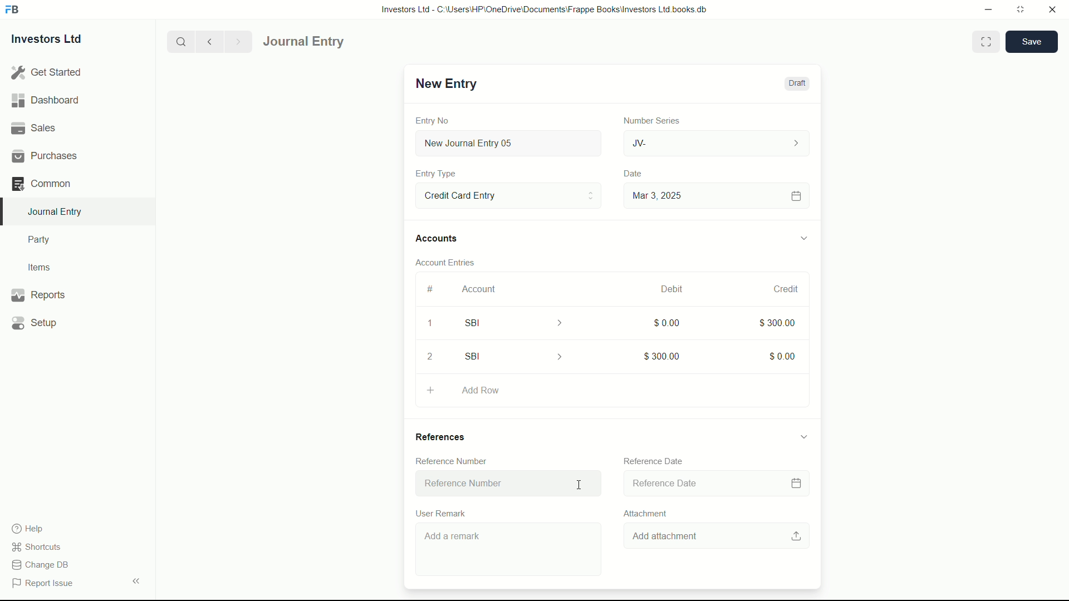  Describe the element at coordinates (985, 8) in the screenshot. I see `minimize` at that location.